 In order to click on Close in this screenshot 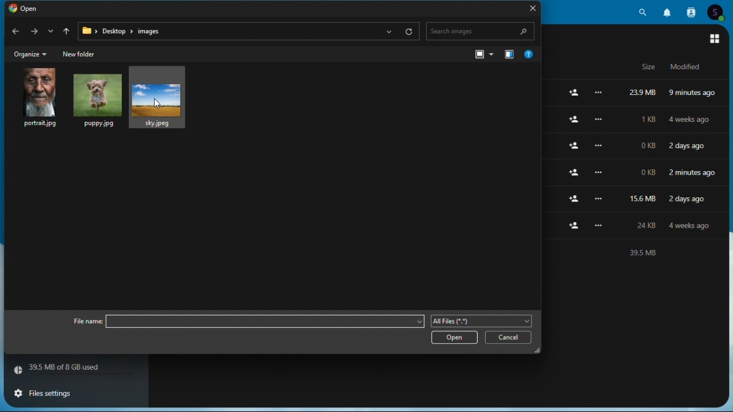, I will do `click(529, 10)`.